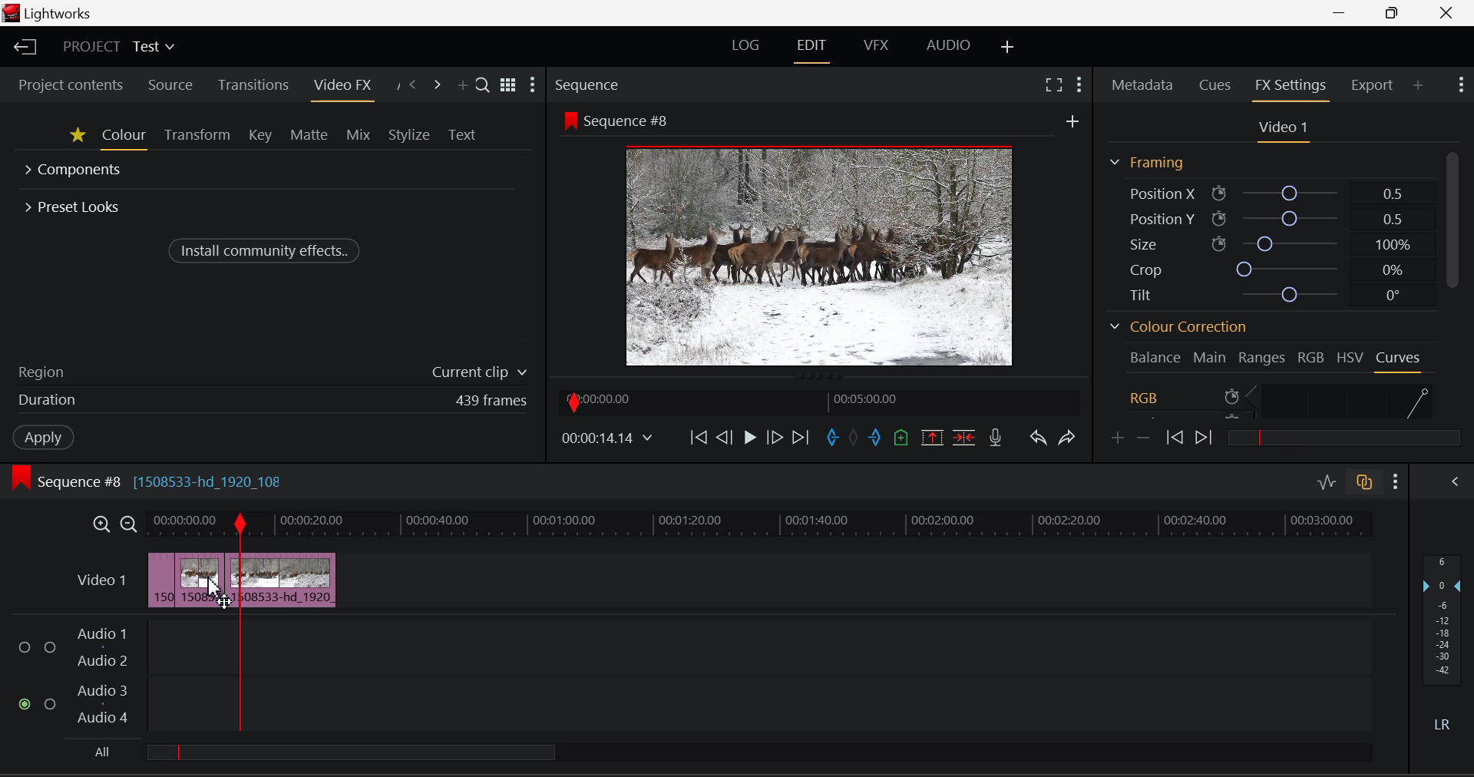 The height and width of the screenshot is (777, 1474). Describe the element at coordinates (413, 84) in the screenshot. I see `Previous Panel` at that location.